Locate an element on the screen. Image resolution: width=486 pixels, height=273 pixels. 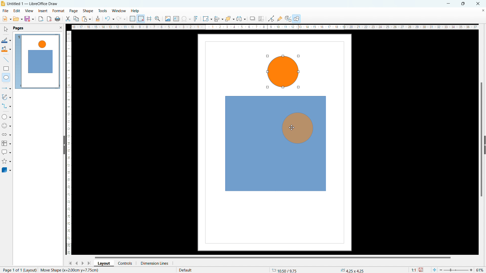
basic shapes is located at coordinates (6, 117).